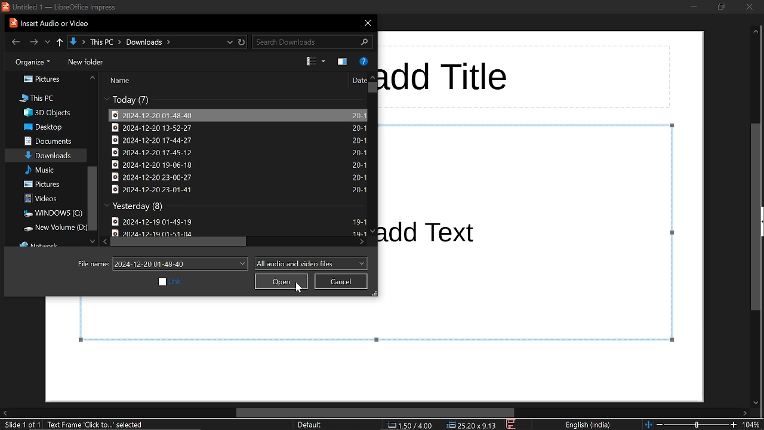 The height and width of the screenshot is (430, 764). Describe the element at coordinates (52, 228) in the screenshot. I see `new volume (D:)` at that location.